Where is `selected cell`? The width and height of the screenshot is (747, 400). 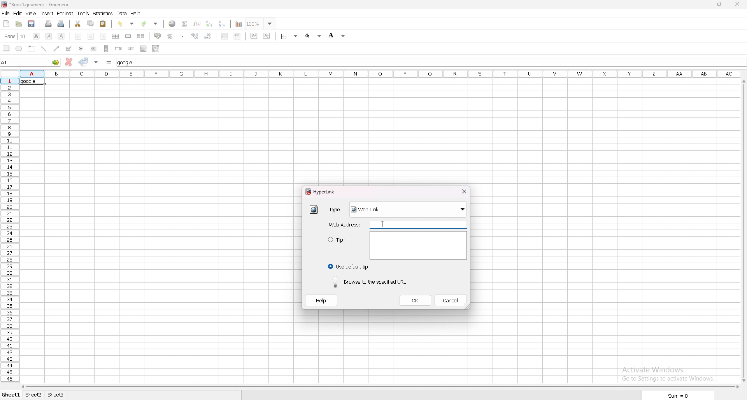 selected cell is located at coordinates (30, 61).